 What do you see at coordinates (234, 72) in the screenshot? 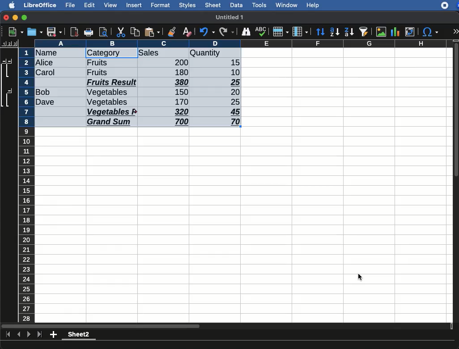
I see `10` at bounding box center [234, 72].